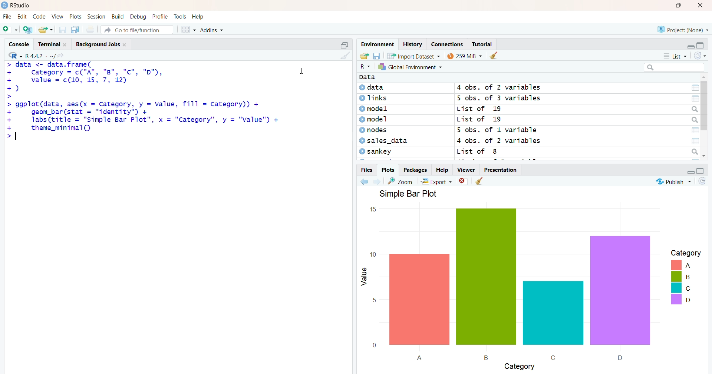 This screenshot has height=374, width=712. What do you see at coordinates (659, 5) in the screenshot?
I see `minimize` at bounding box center [659, 5].